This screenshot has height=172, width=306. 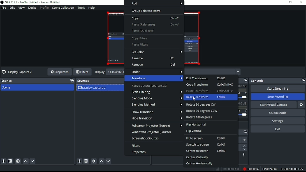 I want to click on Rotate 180 degrees, so click(x=200, y=118).